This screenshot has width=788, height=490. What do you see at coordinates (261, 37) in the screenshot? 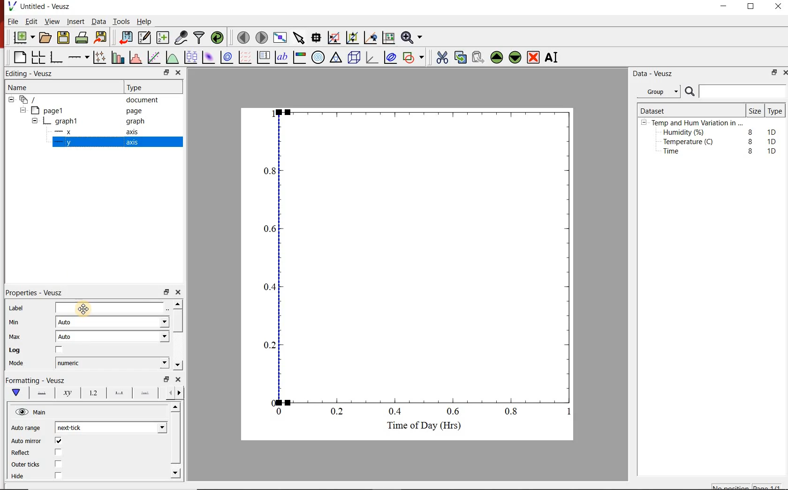
I see `move to the next page` at bounding box center [261, 37].